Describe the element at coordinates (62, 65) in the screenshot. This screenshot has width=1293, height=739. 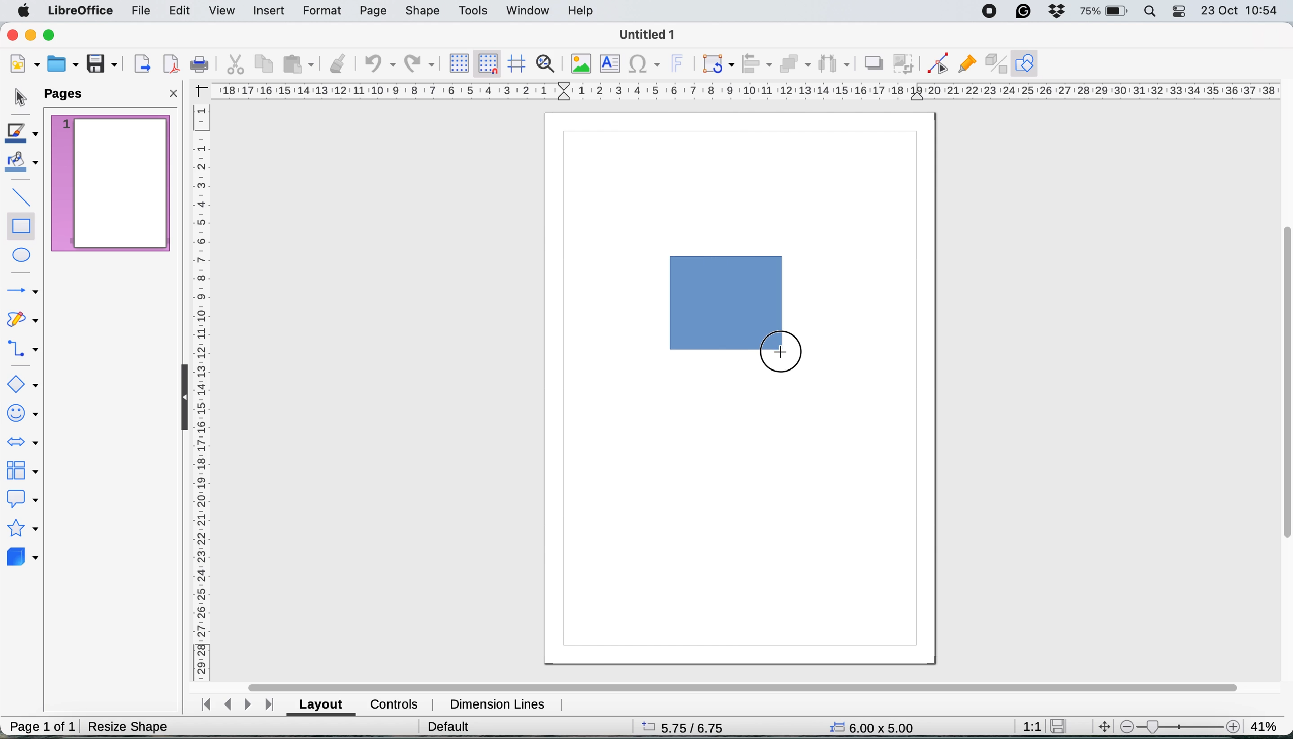
I see `open` at that location.